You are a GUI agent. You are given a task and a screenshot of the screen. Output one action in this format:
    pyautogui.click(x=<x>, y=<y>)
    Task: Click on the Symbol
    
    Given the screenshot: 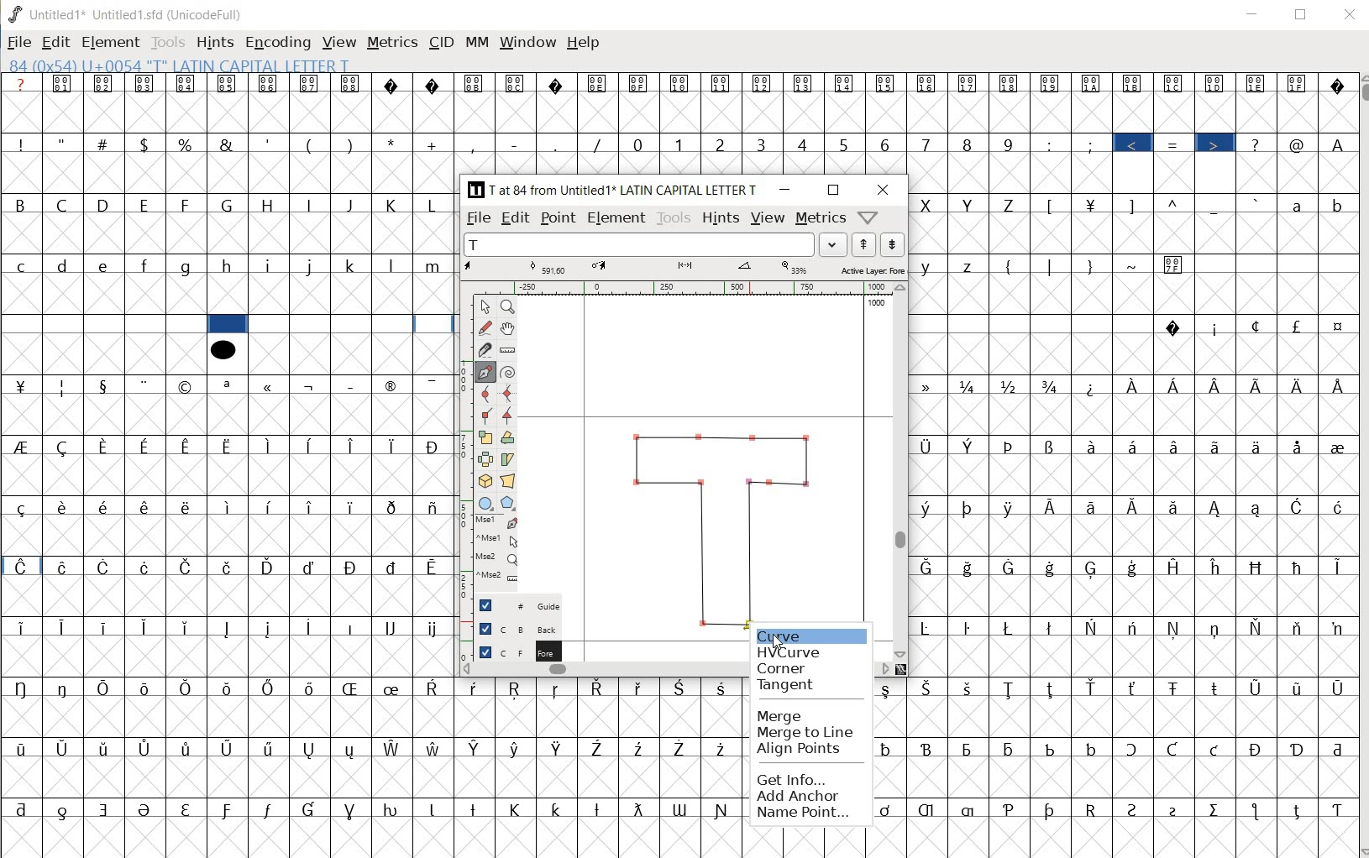 What is the action you would take?
    pyautogui.click(x=394, y=567)
    